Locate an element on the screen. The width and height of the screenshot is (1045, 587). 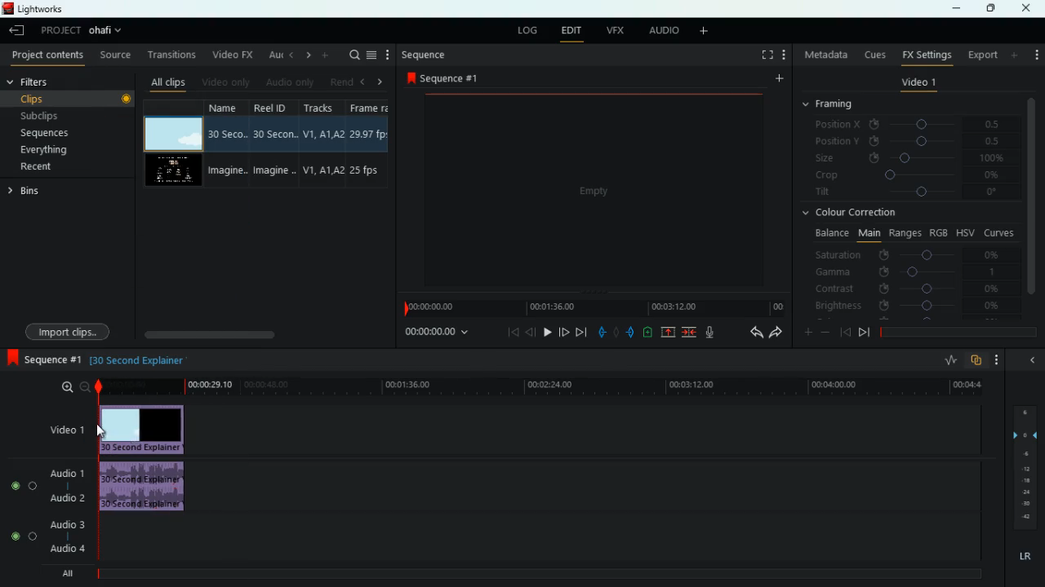
zoom is located at coordinates (74, 387).